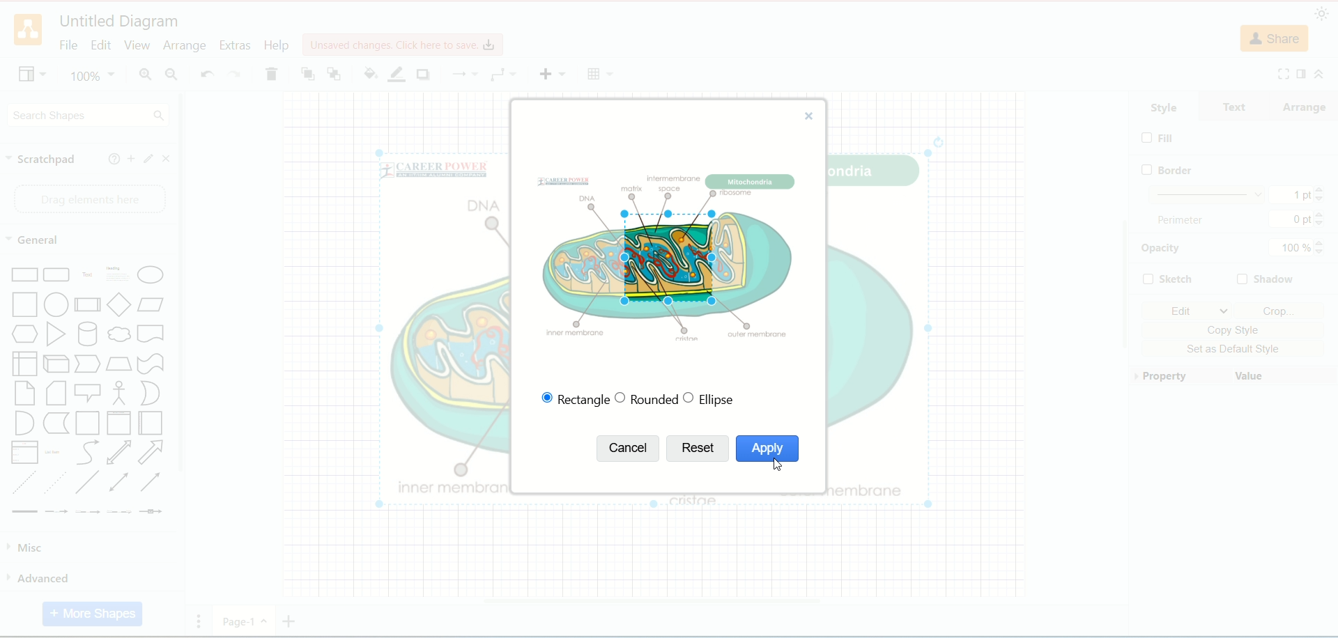 The height and width of the screenshot is (638, 1338). I want to click on Actor, so click(118, 394).